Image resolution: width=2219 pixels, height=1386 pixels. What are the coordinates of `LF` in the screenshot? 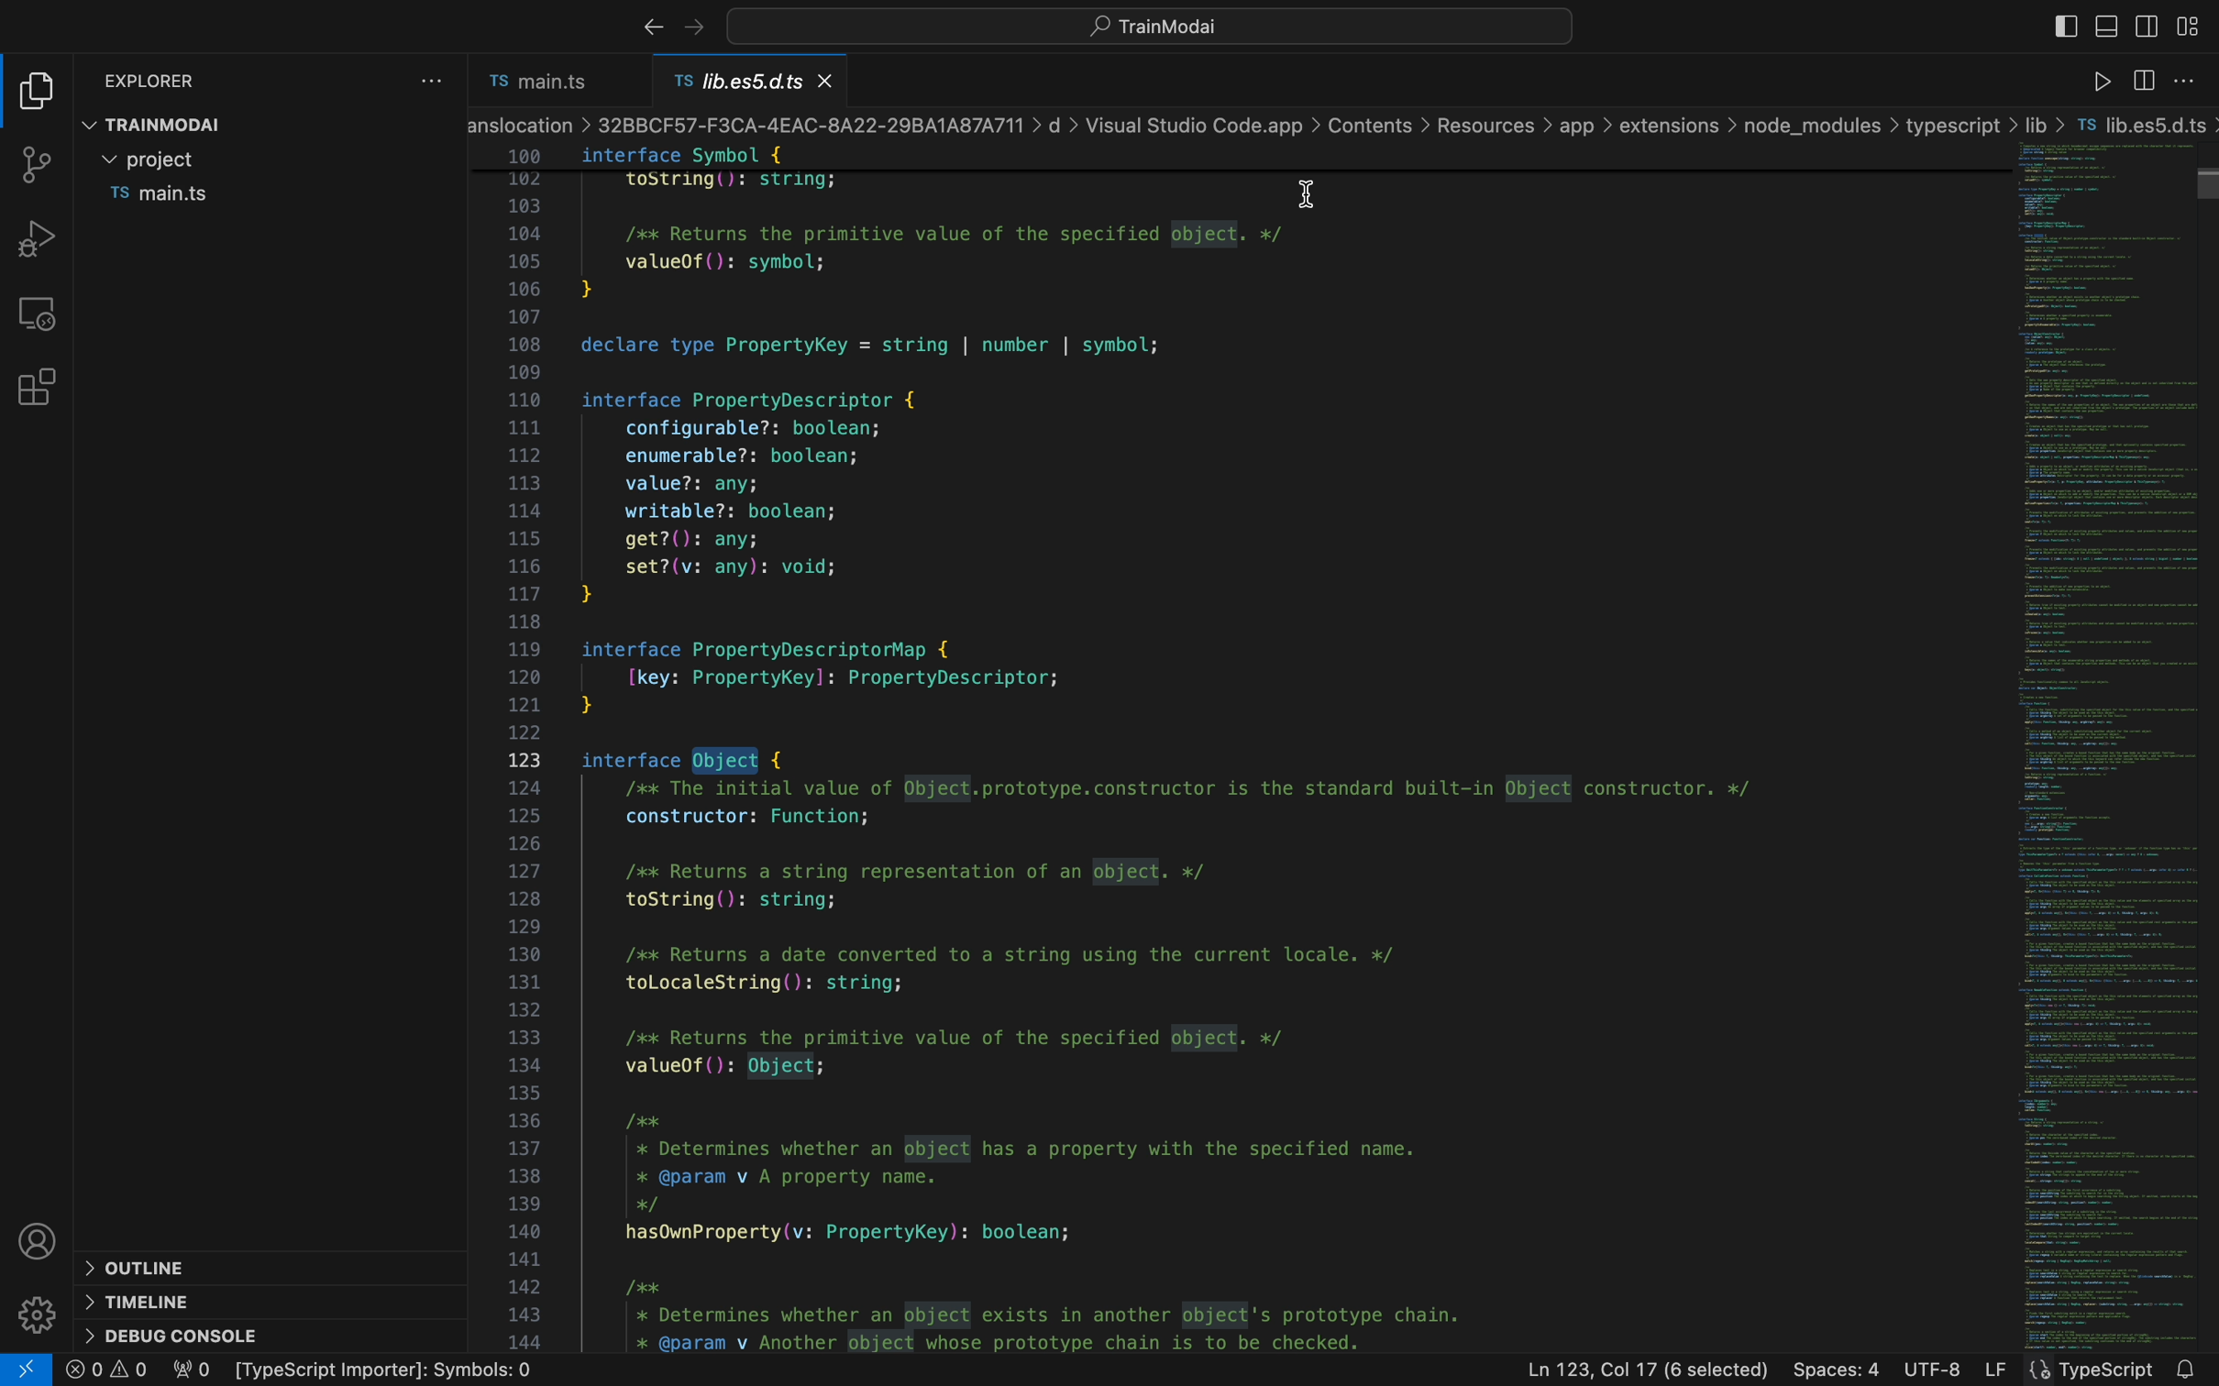 It's located at (2004, 1369).